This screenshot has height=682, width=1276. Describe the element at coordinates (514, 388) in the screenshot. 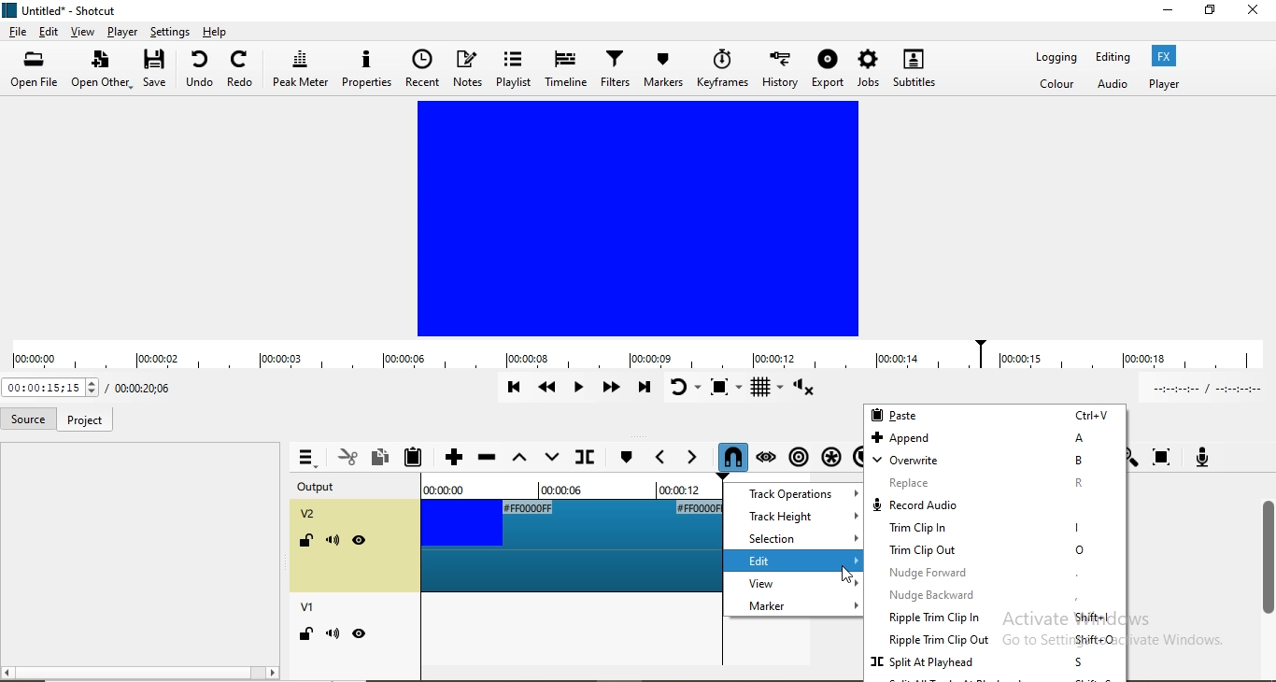

I see `Skip to previous` at that location.